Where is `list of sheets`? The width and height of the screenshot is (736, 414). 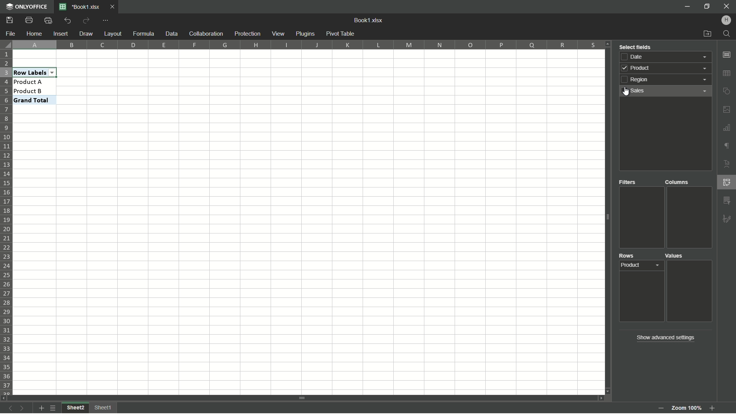
list of sheets is located at coordinates (54, 407).